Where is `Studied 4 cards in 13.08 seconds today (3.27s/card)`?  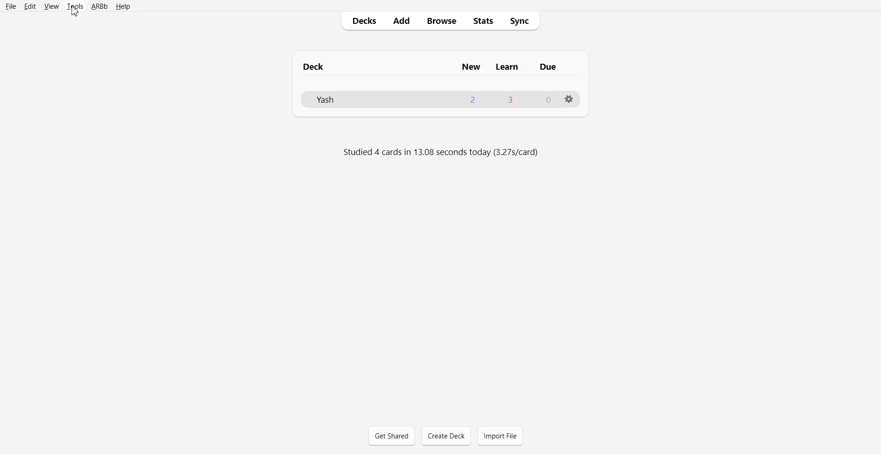 Studied 4 cards in 13.08 seconds today (3.27s/card) is located at coordinates (437, 151).